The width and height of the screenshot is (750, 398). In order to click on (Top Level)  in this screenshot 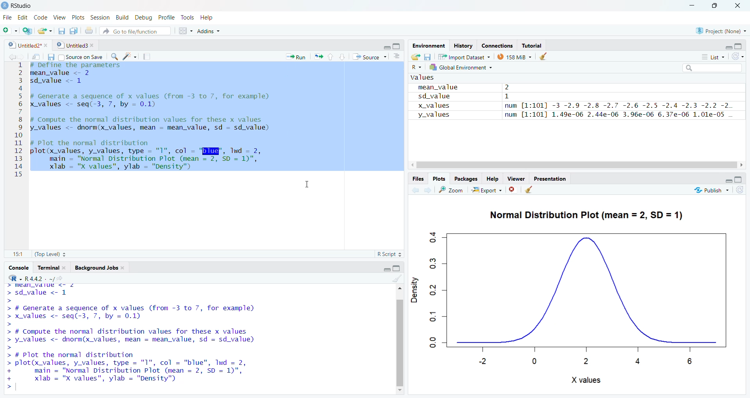, I will do `click(53, 254)`.